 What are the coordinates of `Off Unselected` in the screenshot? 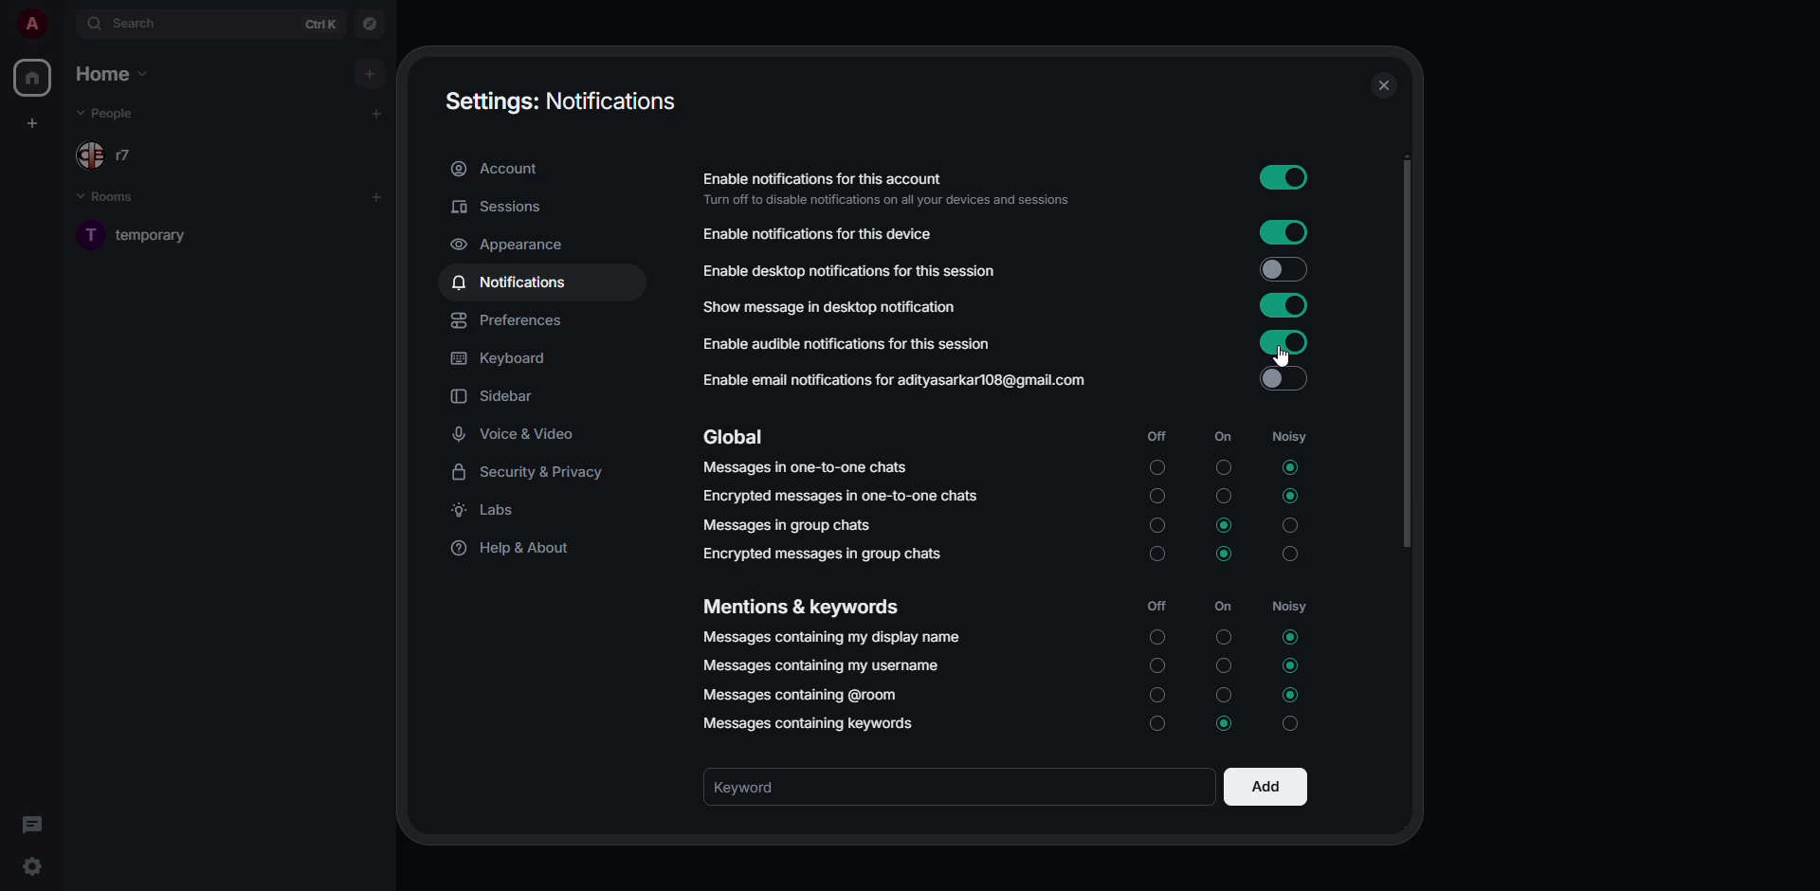 It's located at (1156, 694).